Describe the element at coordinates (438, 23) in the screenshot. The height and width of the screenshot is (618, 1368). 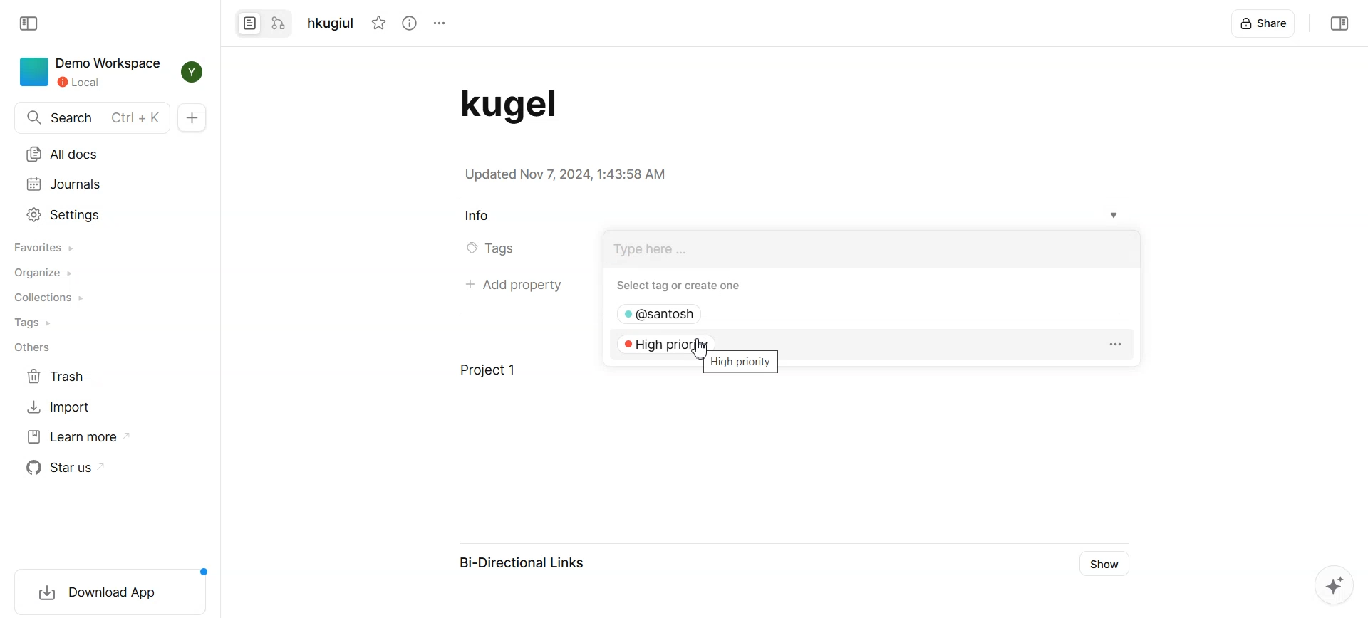
I see `options` at that location.